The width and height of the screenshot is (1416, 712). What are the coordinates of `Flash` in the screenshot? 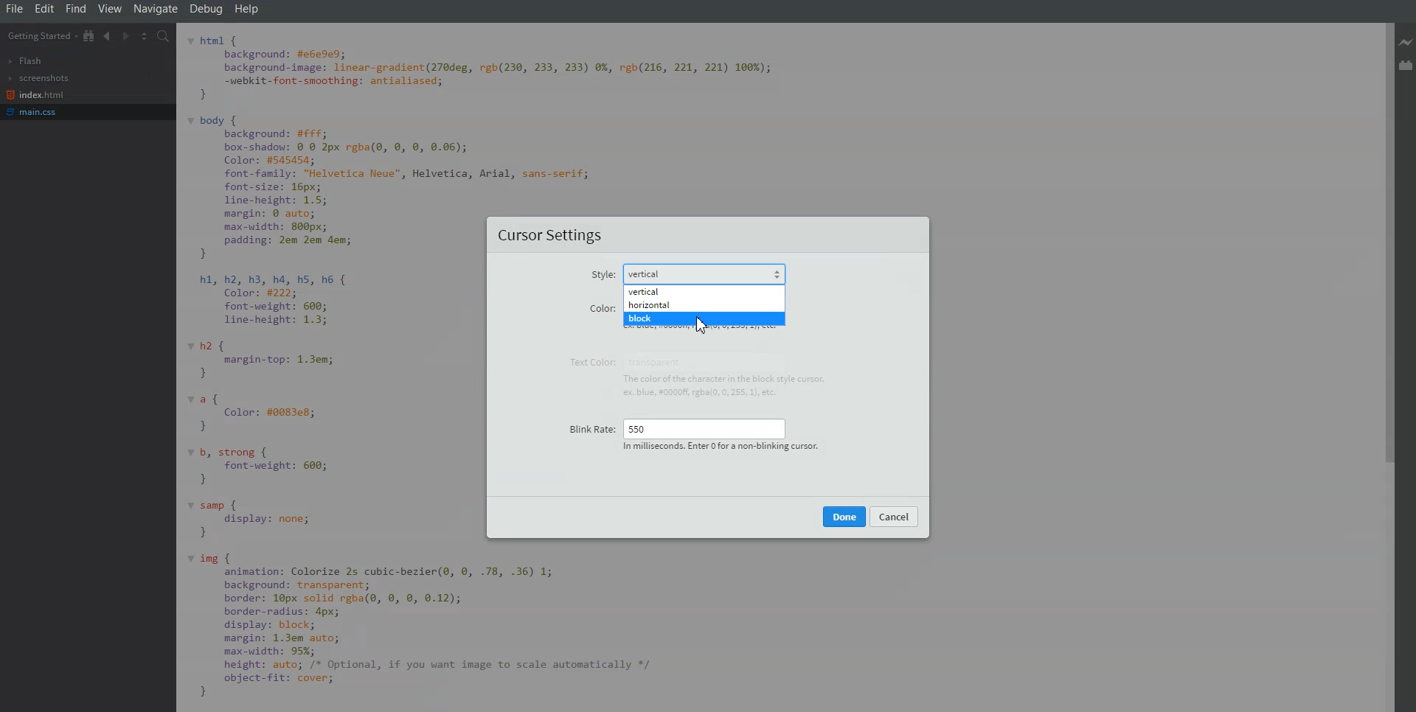 It's located at (27, 61).